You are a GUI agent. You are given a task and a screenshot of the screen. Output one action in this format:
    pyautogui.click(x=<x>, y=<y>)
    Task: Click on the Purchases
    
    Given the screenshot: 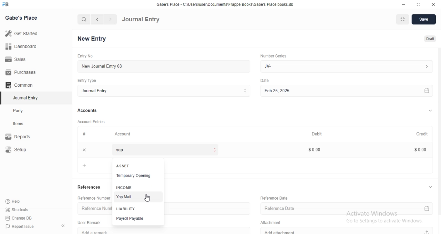 What is the action you would take?
    pyautogui.click(x=20, y=72)
    